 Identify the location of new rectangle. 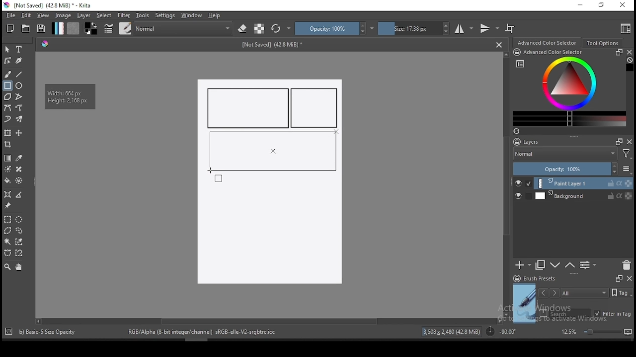
(316, 109).